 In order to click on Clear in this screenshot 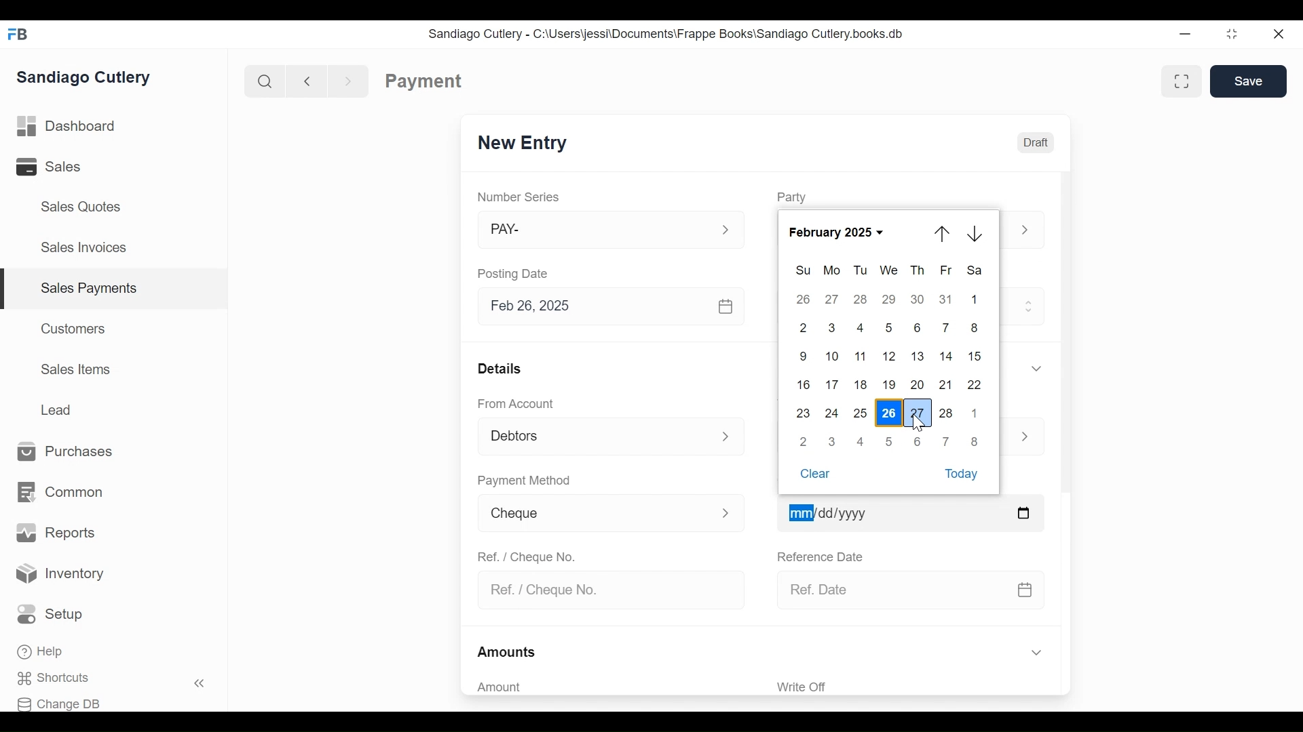, I will do `click(816, 475)`.